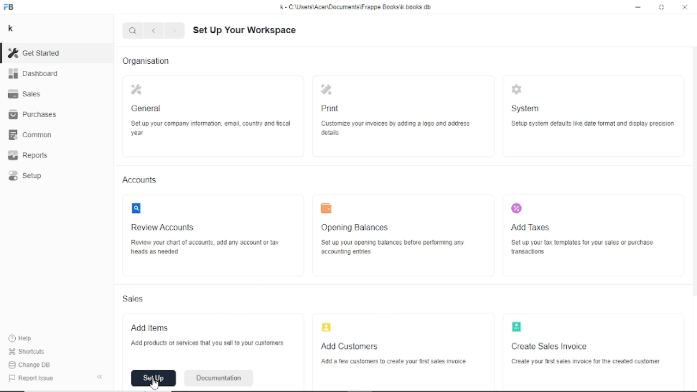  Describe the element at coordinates (204, 233) in the screenshot. I see `Review Accounts Review your chart of accounts, add any account or tax heads as needed.` at that location.